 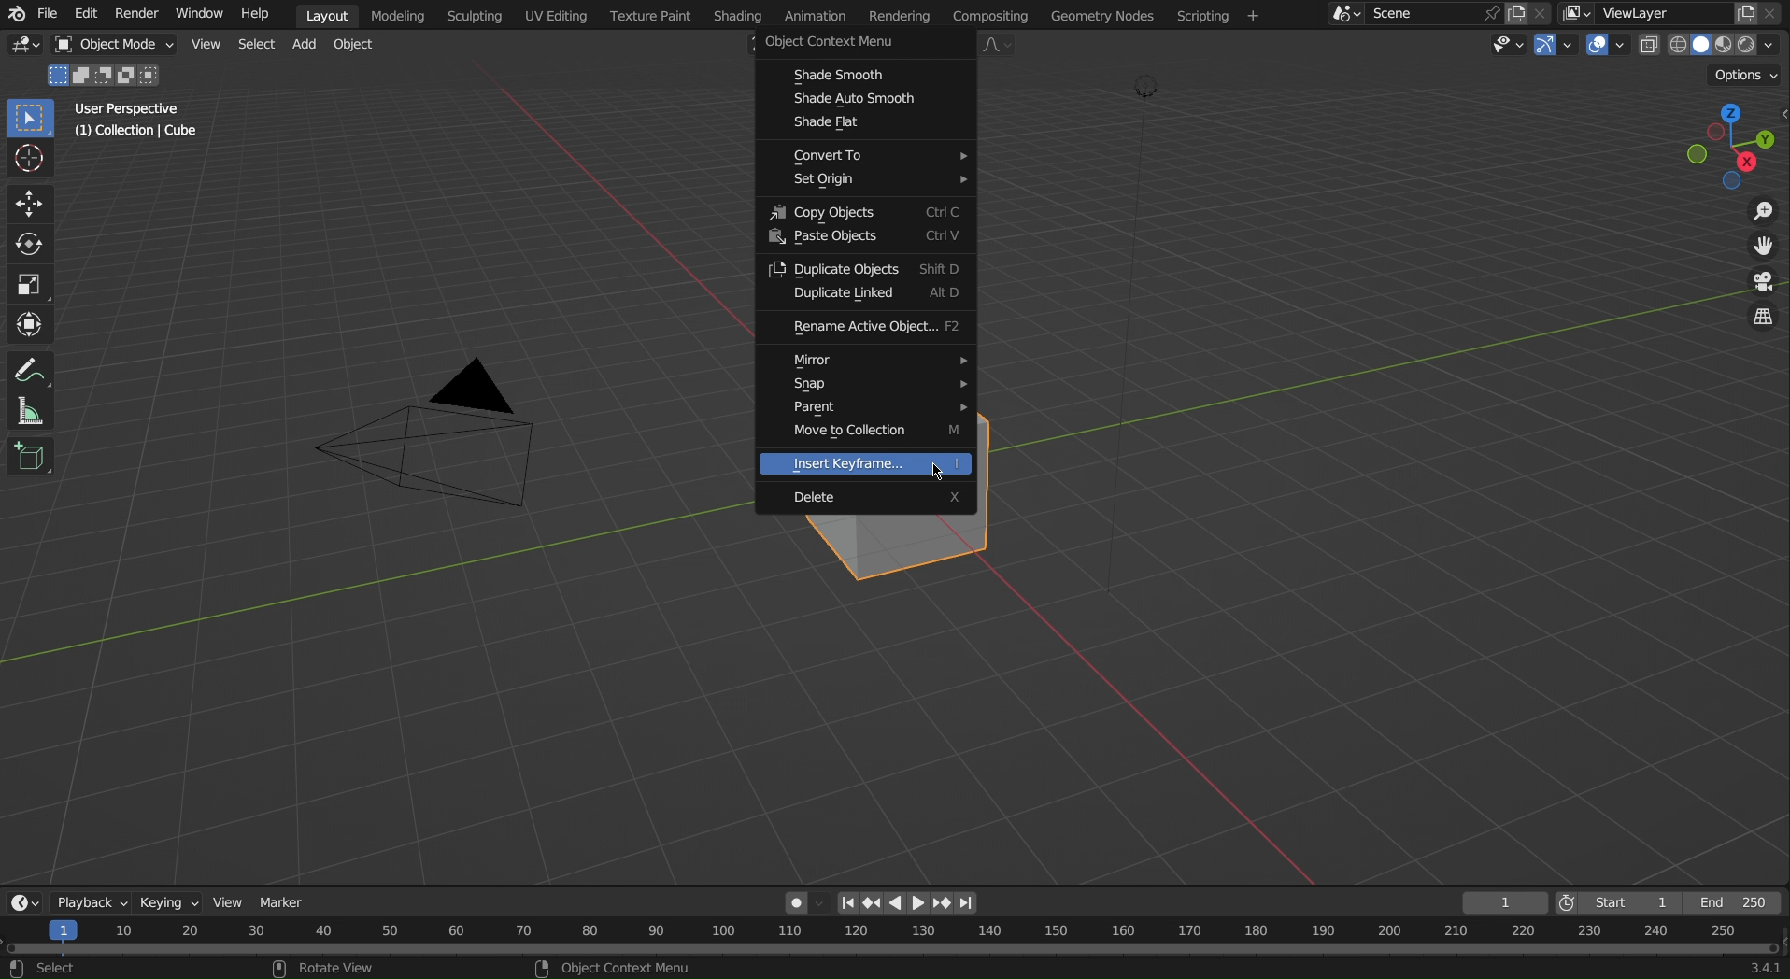 What do you see at coordinates (23, 43) in the screenshot?
I see `Editor Type` at bounding box center [23, 43].